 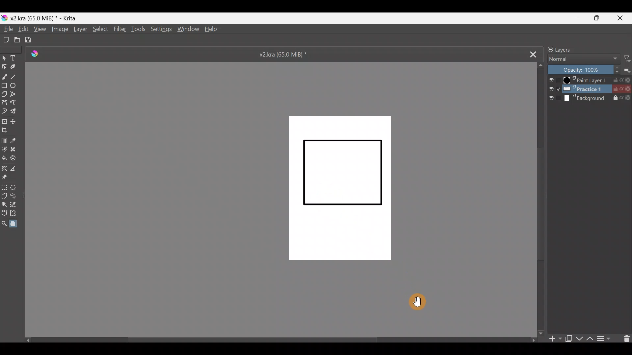 What do you see at coordinates (5, 224) in the screenshot?
I see `Zoom tool` at bounding box center [5, 224].